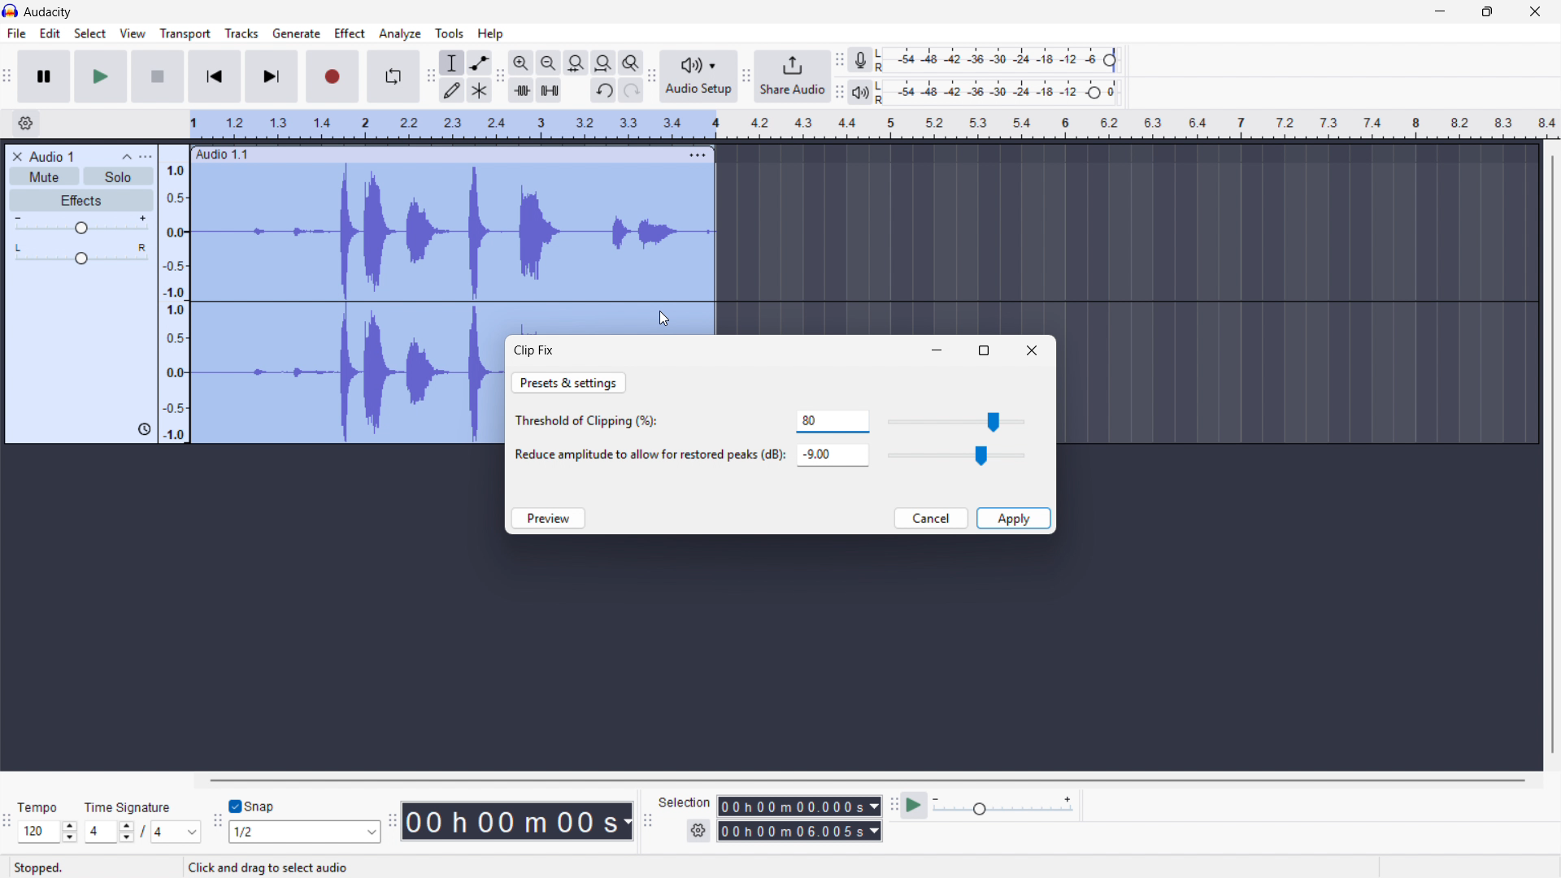 The image size is (1561, 878). What do you see at coordinates (535, 350) in the screenshot?
I see `Clip fix dialogue box` at bounding box center [535, 350].